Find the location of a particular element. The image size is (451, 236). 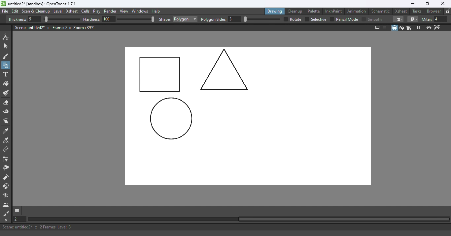

Fill tool is located at coordinates (6, 84).